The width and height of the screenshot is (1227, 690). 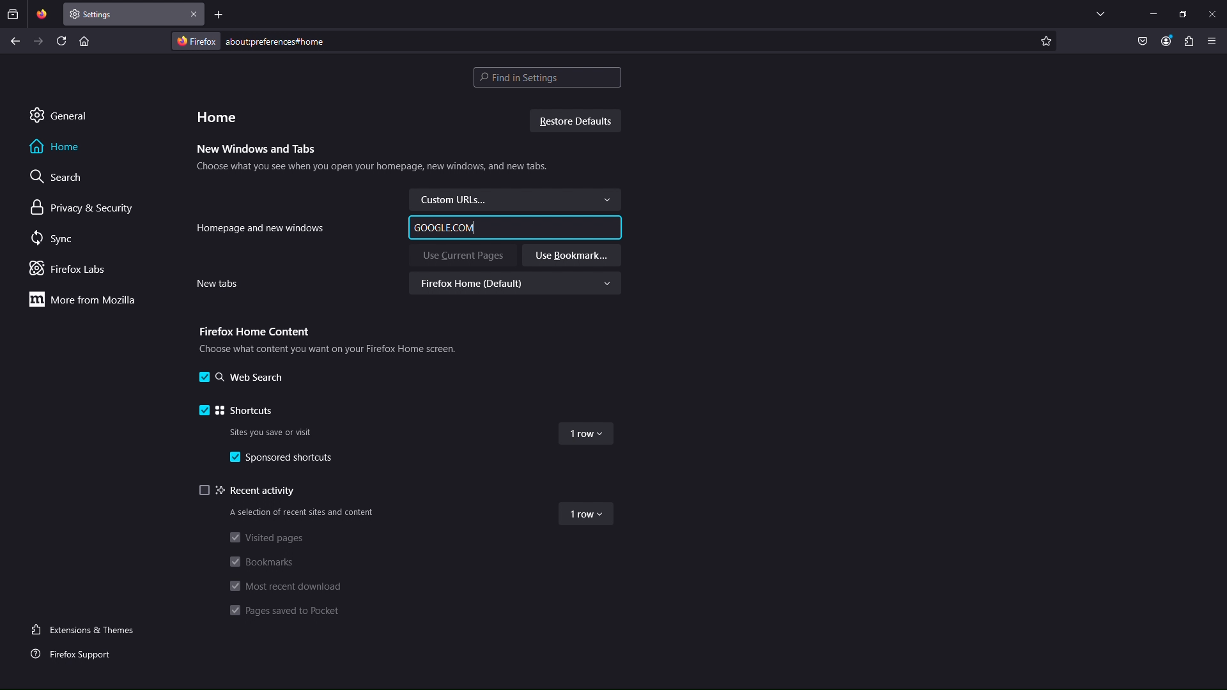 I want to click on Typing cursor, so click(x=474, y=227).